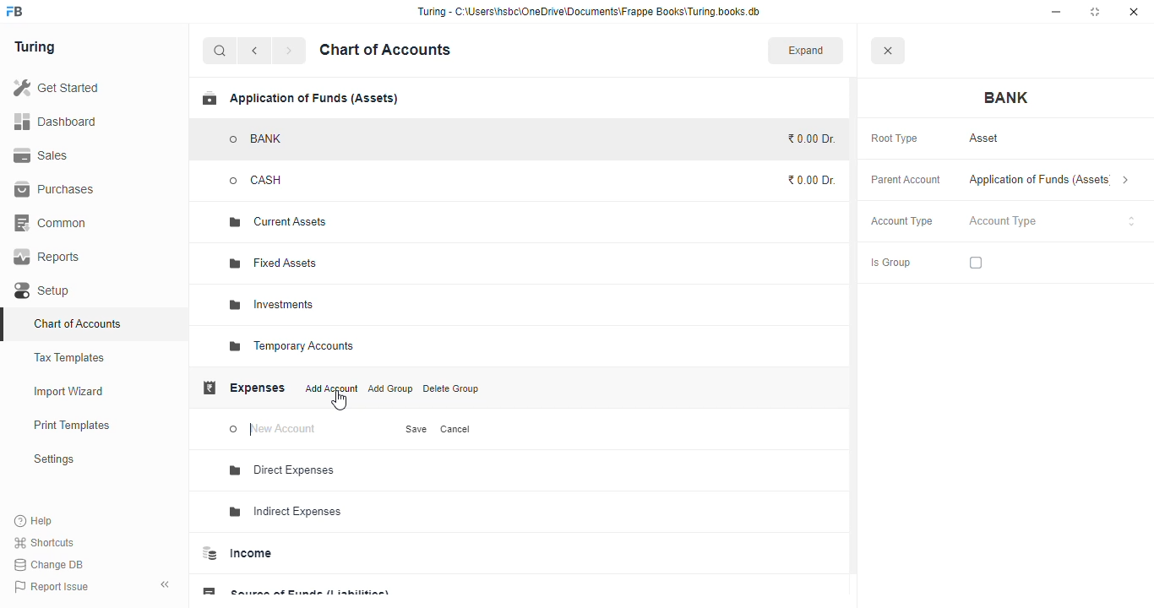 This screenshot has height=608, width=1154. Describe the element at coordinates (291, 346) in the screenshot. I see `temporary accounts` at that location.